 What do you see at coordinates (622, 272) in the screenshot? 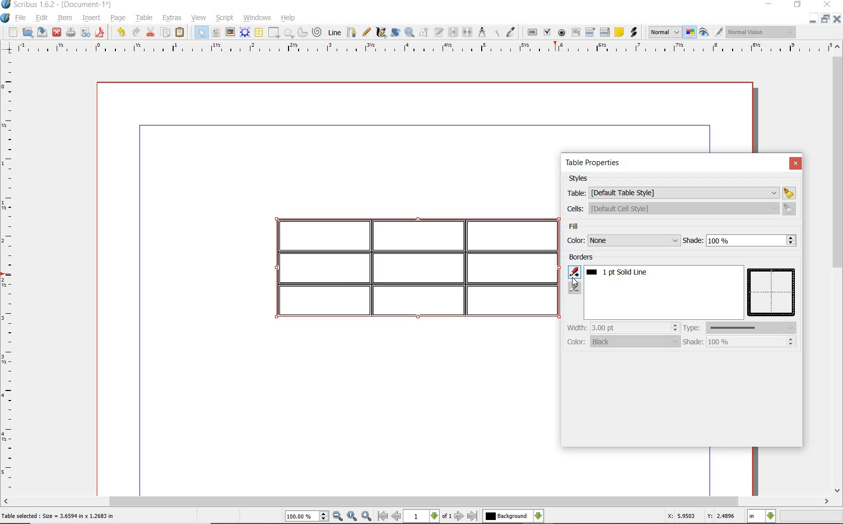
I see `1pt solid line` at bounding box center [622, 272].